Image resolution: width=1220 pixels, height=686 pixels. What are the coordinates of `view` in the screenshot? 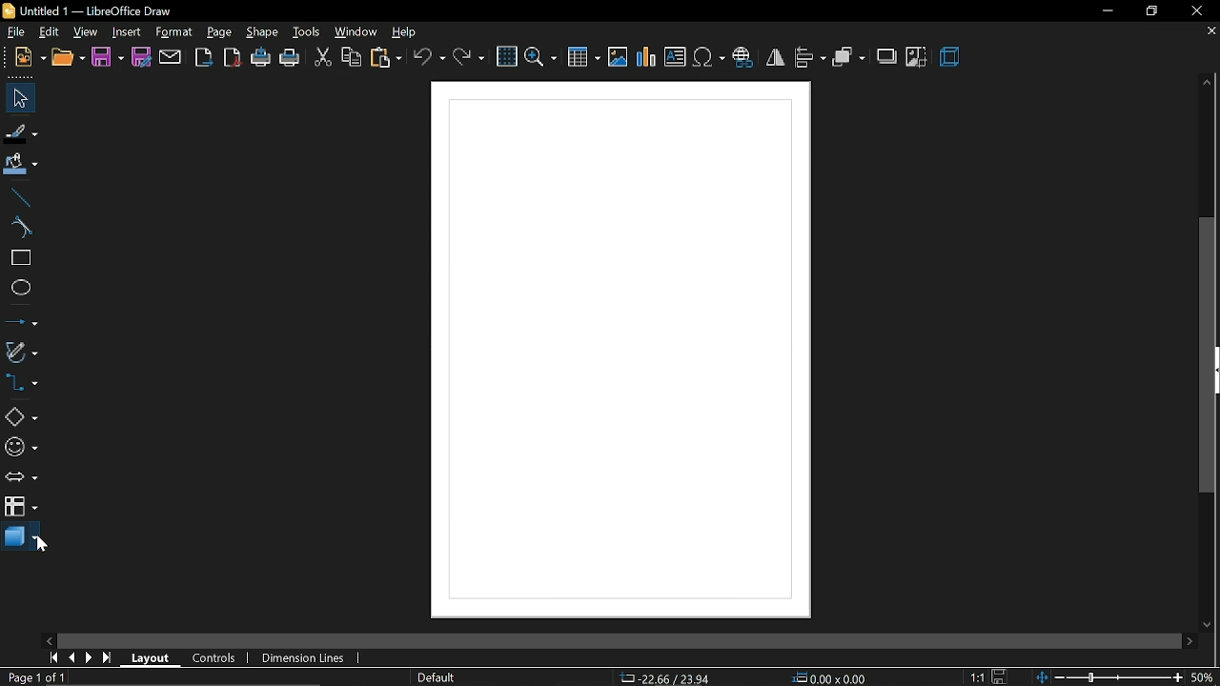 It's located at (86, 30).